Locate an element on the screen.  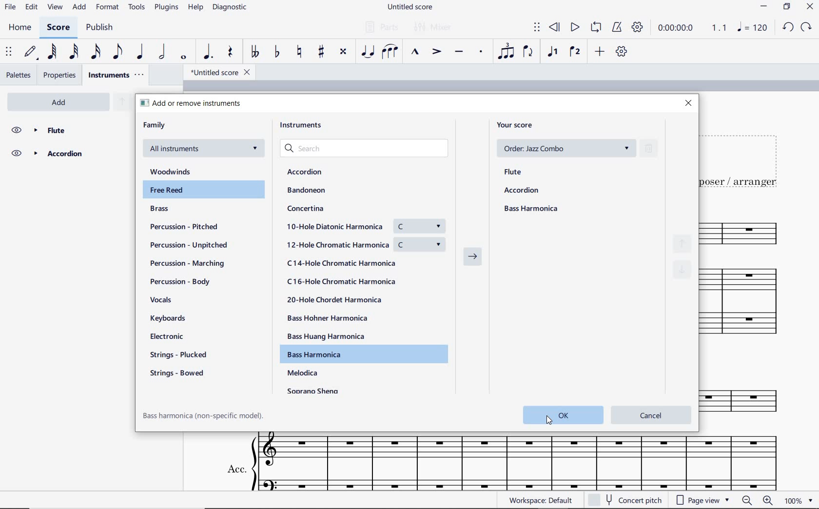
toggle flat is located at coordinates (276, 53).